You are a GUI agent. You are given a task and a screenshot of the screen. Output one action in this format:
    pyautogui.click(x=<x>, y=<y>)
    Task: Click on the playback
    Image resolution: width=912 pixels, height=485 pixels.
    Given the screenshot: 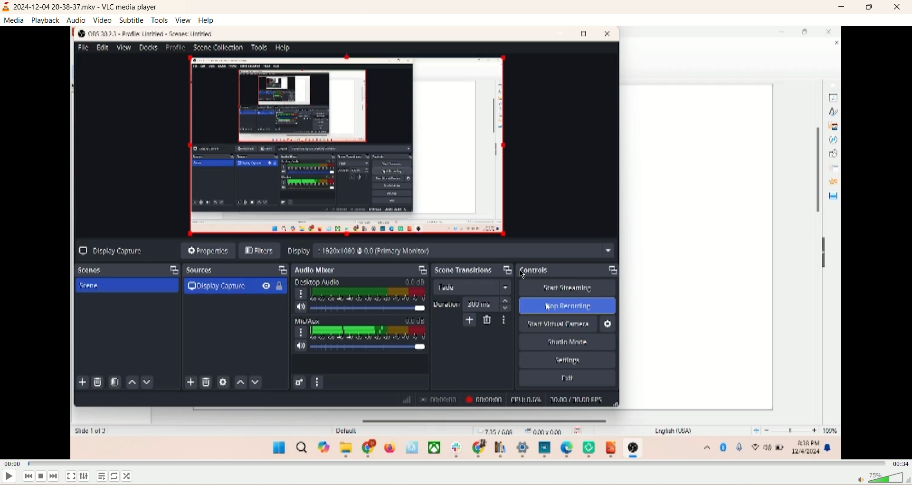 What is the action you would take?
    pyautogui.click(x=47, y=20)
    